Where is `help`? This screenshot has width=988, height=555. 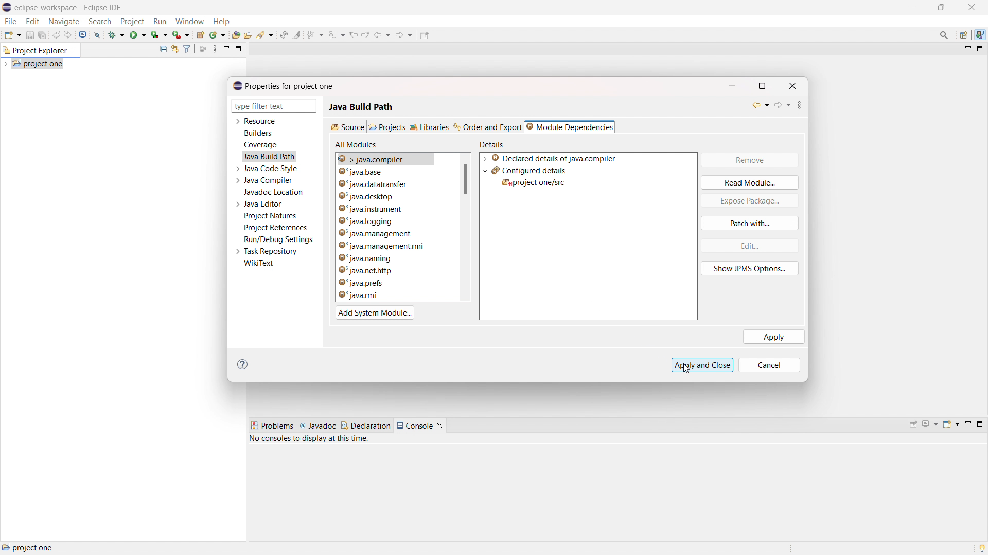 help is located at coordinates (245, 365).